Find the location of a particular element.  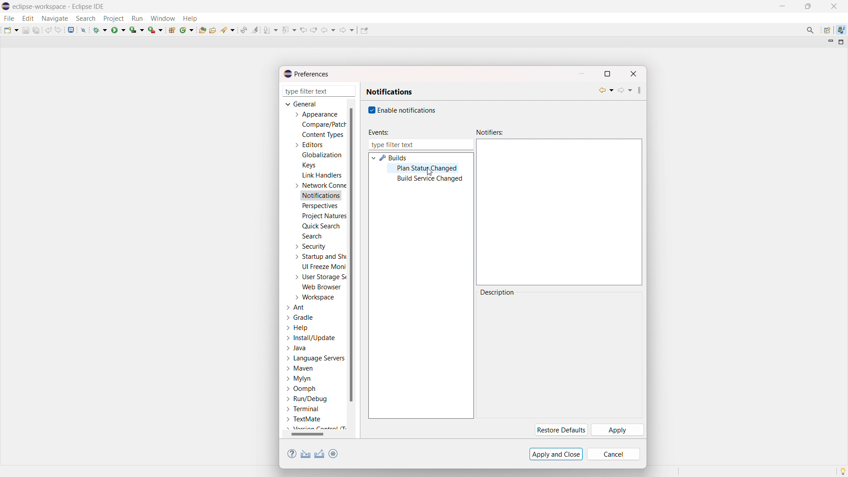

link handlers is located at coordinates (322, 175).